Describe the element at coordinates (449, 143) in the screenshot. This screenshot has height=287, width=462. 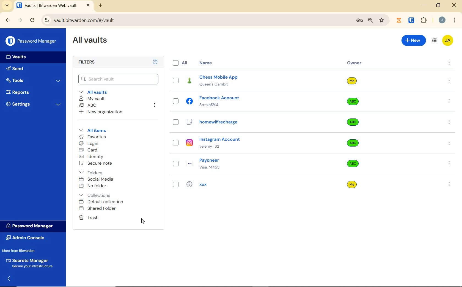
I see `more options` at that location.